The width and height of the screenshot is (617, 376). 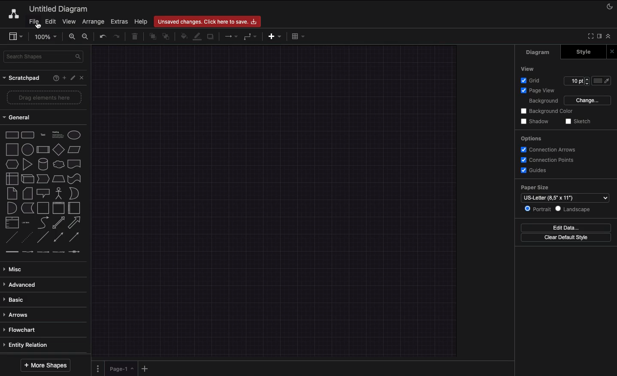 What do you see at coordinates (532, 80) in the screenshot?
I see `Grid` at bounding box center [532, 80].